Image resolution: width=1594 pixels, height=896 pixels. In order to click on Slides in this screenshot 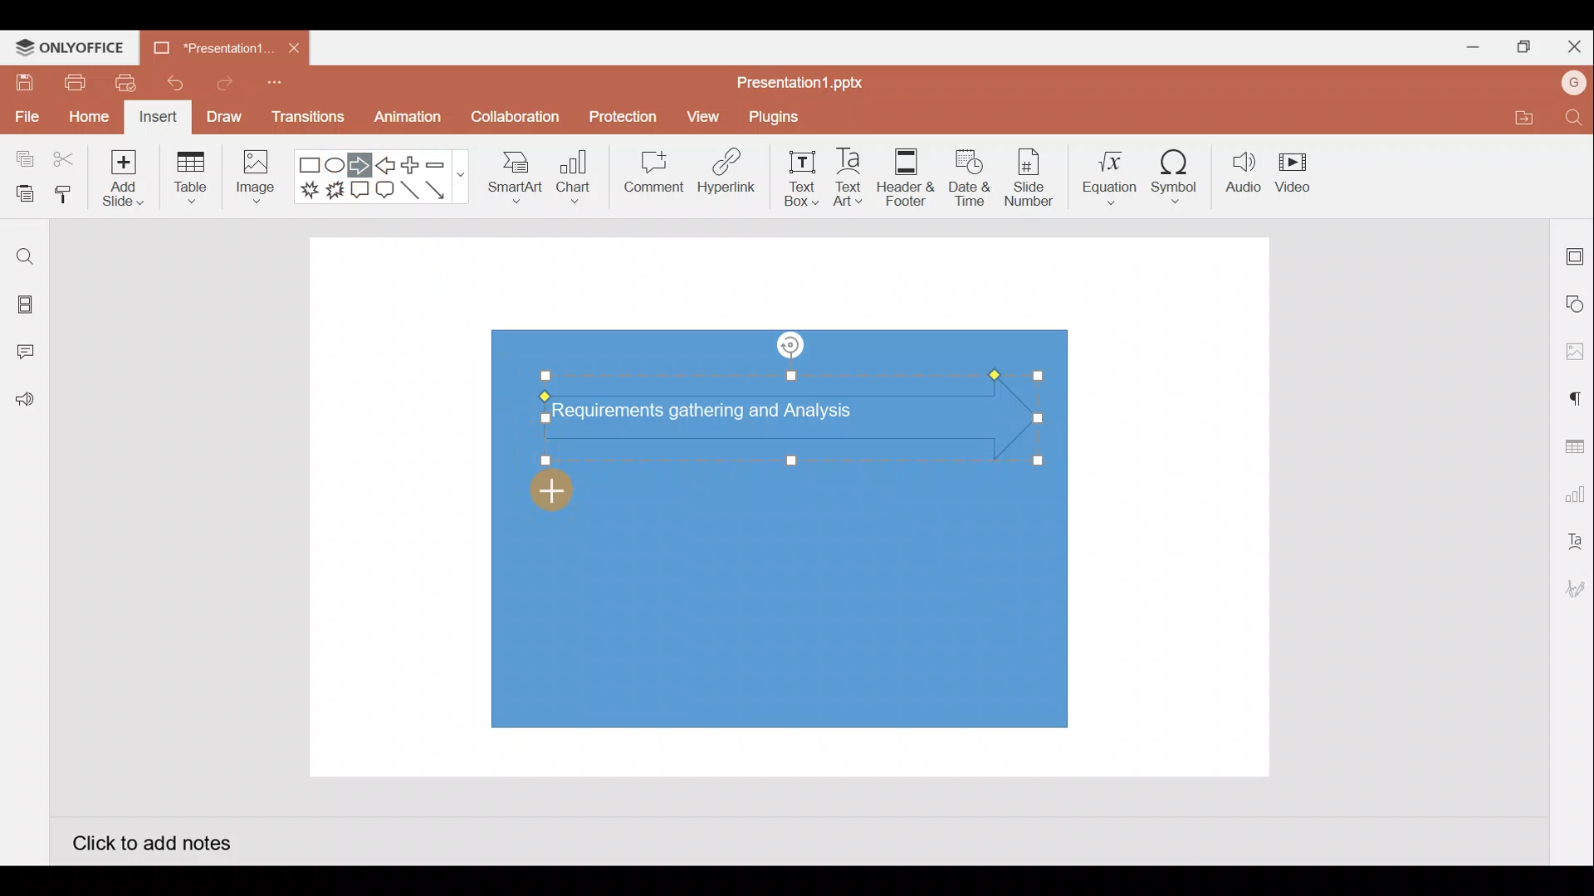, I will do `click(23, 307)`.